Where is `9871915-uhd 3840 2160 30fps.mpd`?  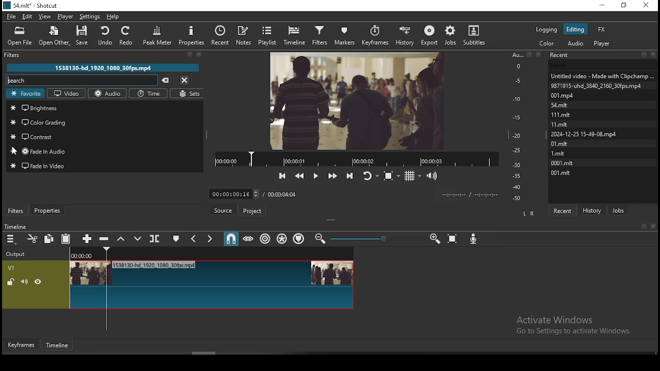 9871915-uhd 3840 2160 30fps.mpd is located at coordinates (598, 86).